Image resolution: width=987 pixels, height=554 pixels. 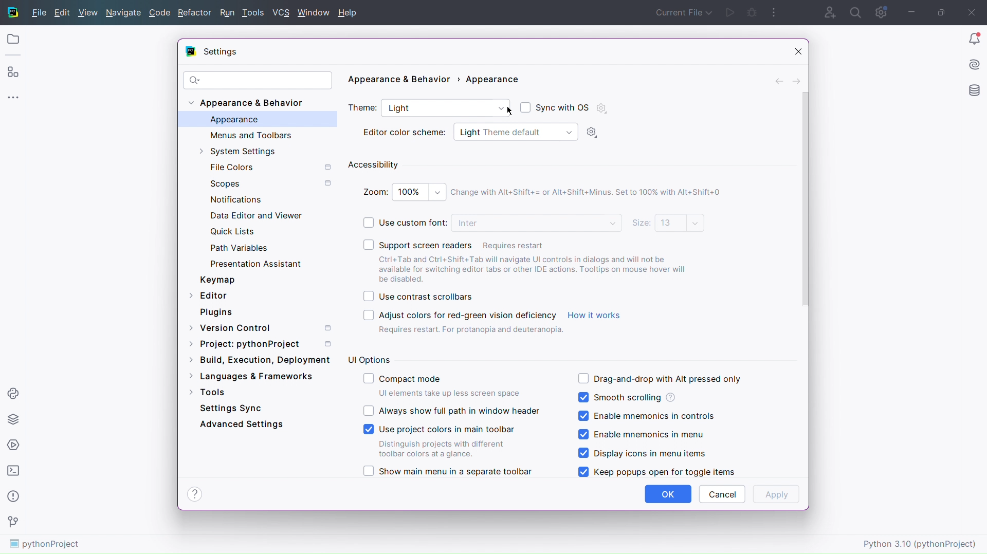 What do you see at coordinates (655, 472) in the screenshot?
I see `Keep popups open for toggle items` at bounding box center [655, 472].